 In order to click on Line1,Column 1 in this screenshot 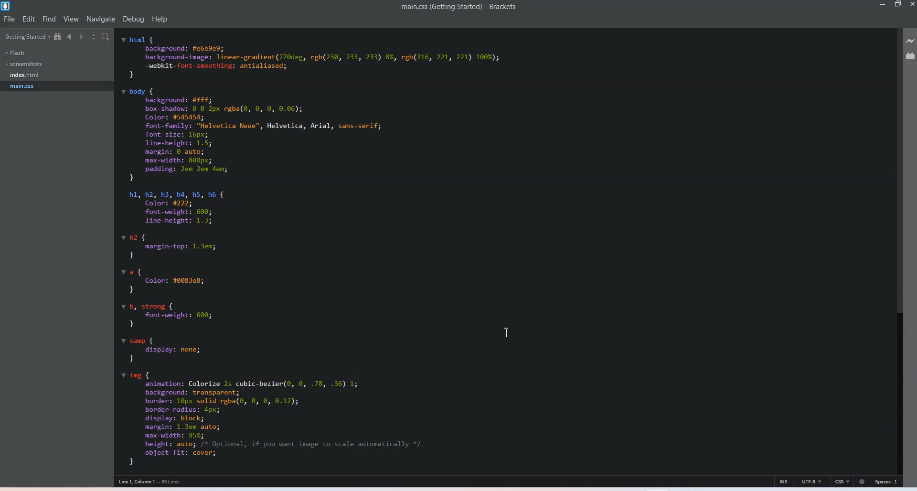, I will do `click(149, 482)`.